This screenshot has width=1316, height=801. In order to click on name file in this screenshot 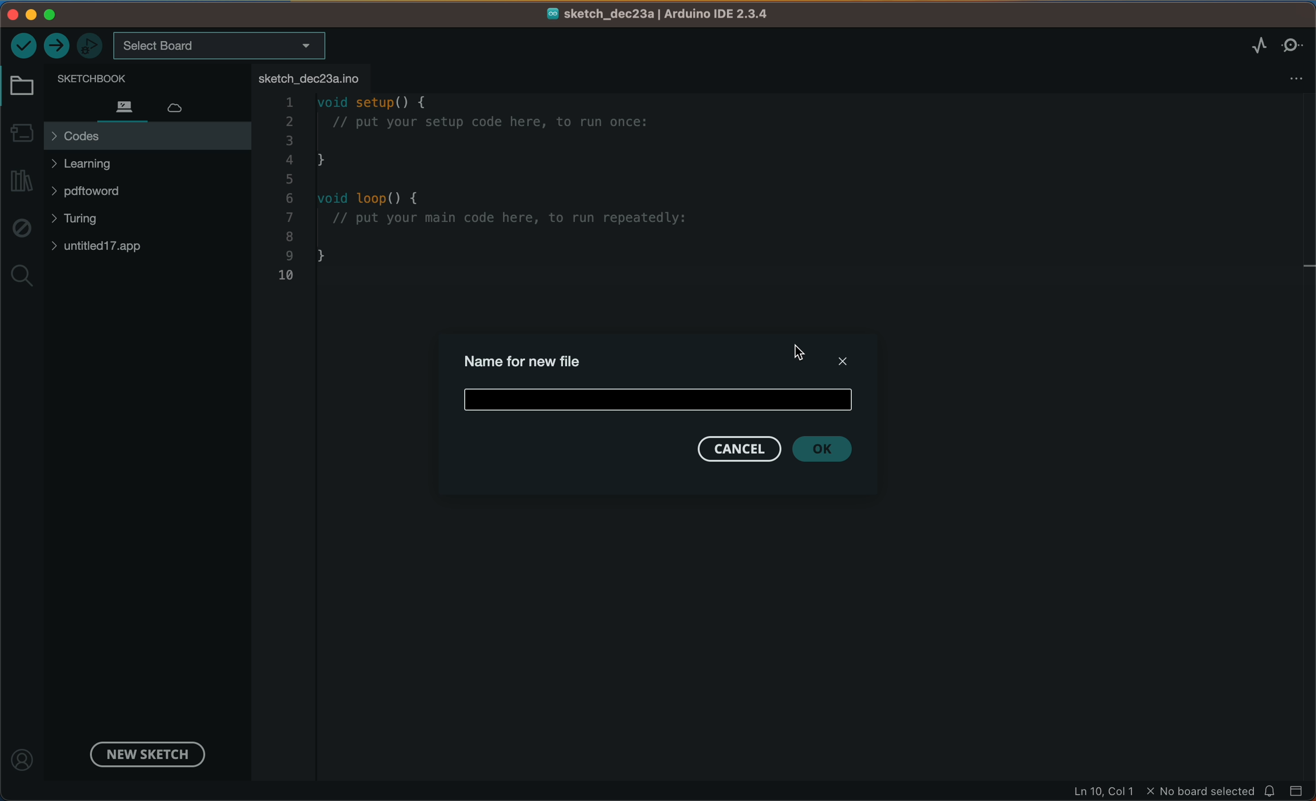, I will do `click(662, 398)`.